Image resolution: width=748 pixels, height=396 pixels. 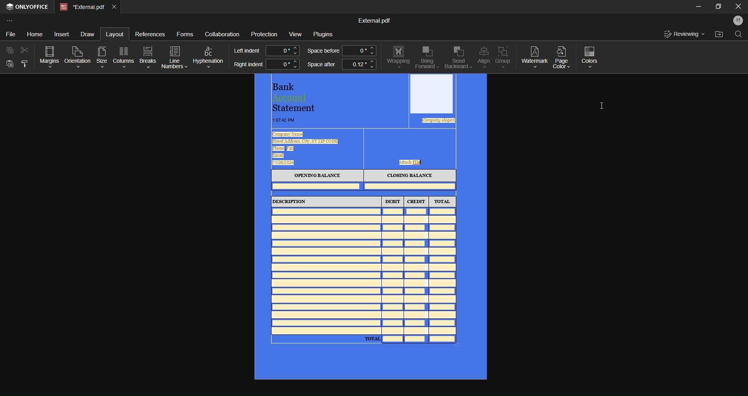 I want to click on Copy Styles, so click(x=24, y=65).